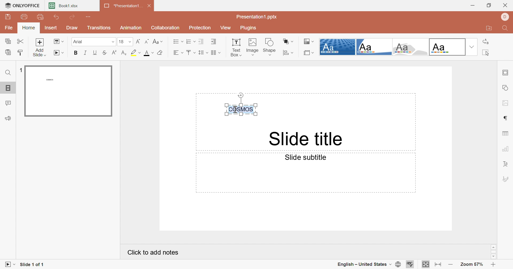 The width and height of the screenshot is (513, 269). What do you see at coordinates (71, 17) in the screenshot?
I see `Redo` at bounding box center [71, 17].